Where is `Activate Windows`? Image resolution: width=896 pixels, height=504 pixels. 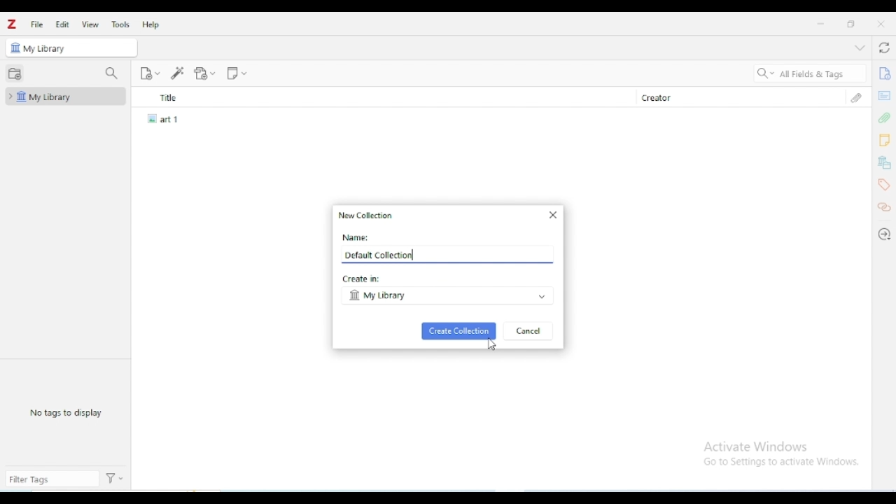
Activate Windows is located at coordinates (757, 447).